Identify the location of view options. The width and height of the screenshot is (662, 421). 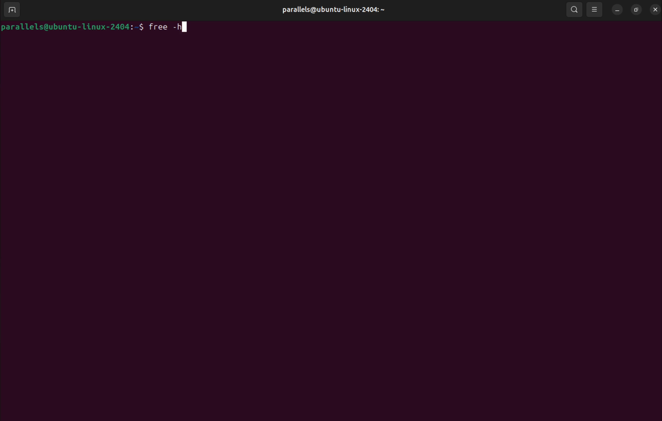
(595, 10).